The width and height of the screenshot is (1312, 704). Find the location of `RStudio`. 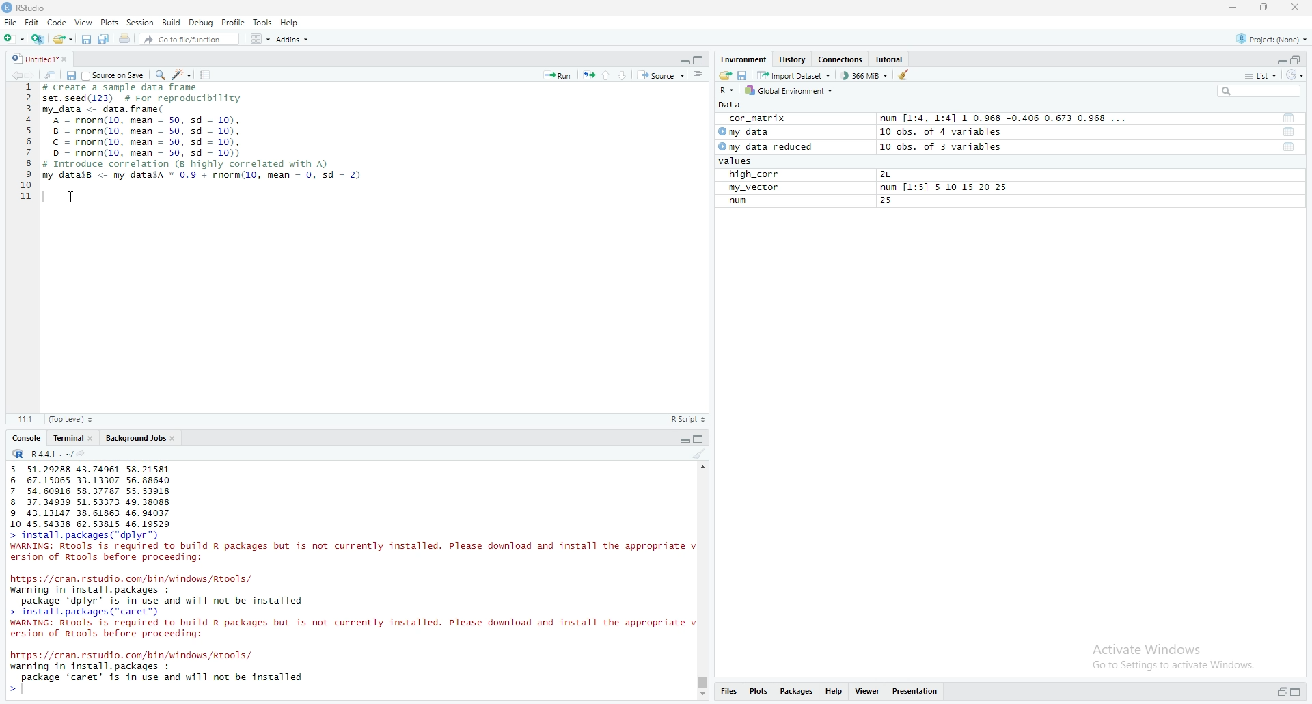

RStudio is located at coordinates (33, 8).